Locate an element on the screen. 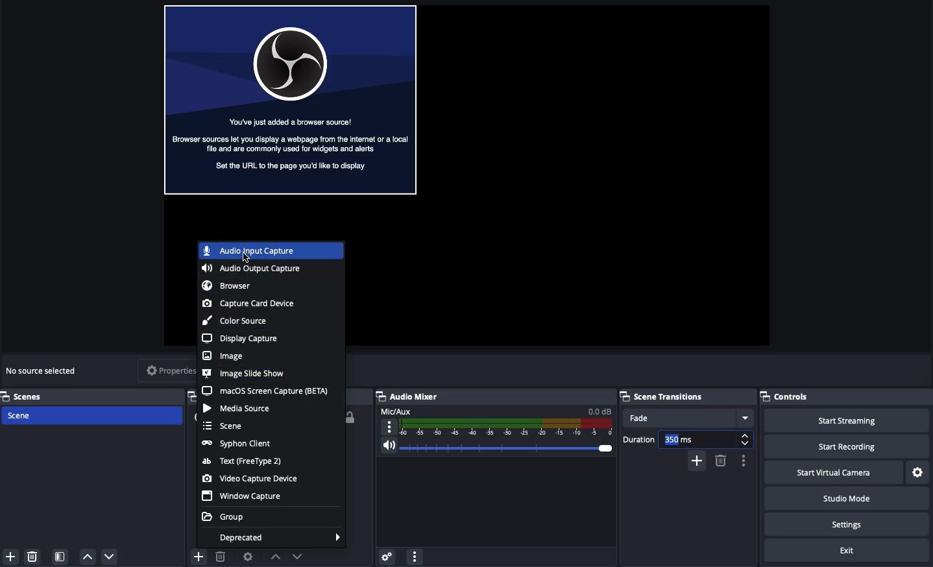  Volume is located at coordinates (495, 446).